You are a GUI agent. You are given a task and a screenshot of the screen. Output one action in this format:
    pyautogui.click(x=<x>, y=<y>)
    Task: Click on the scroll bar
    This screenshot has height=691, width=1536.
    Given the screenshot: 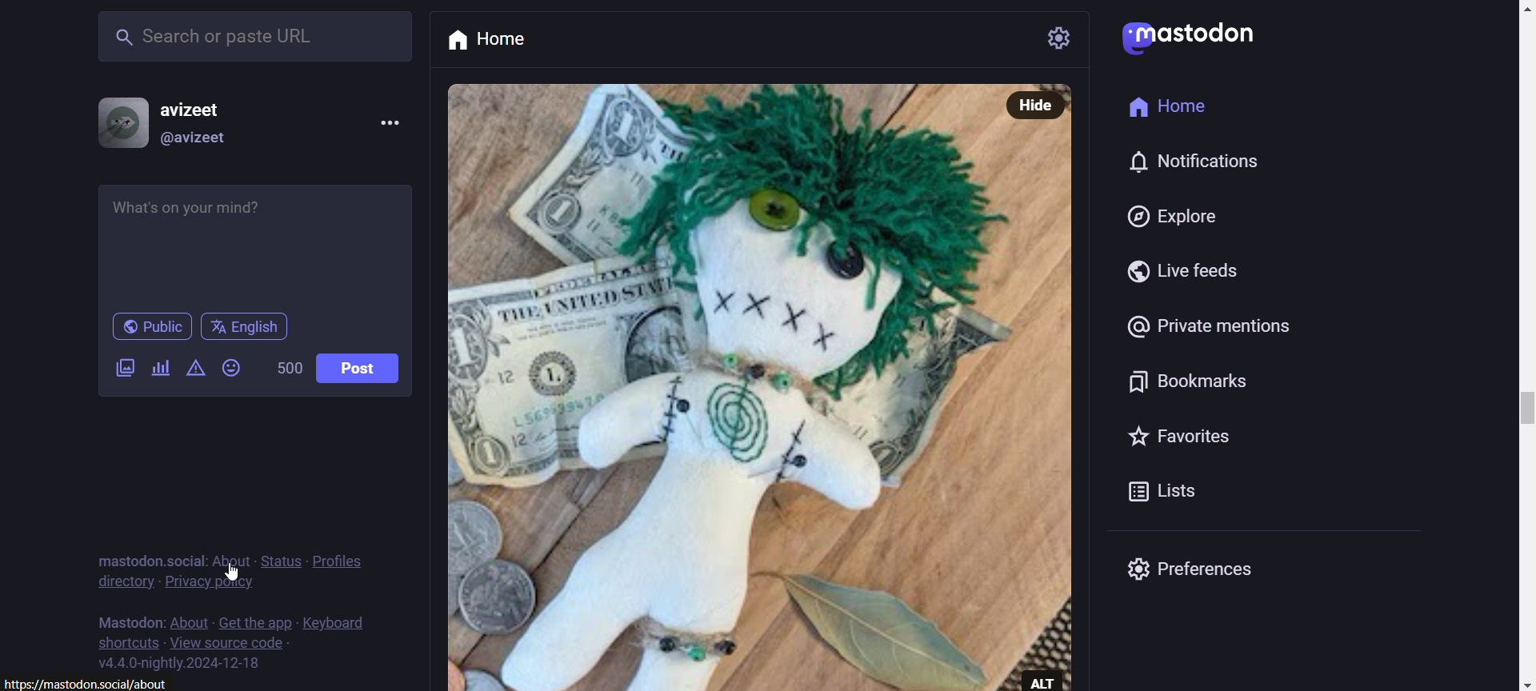 What is the action you would take?
    pyautogui.click(x=1520, y=416)
    